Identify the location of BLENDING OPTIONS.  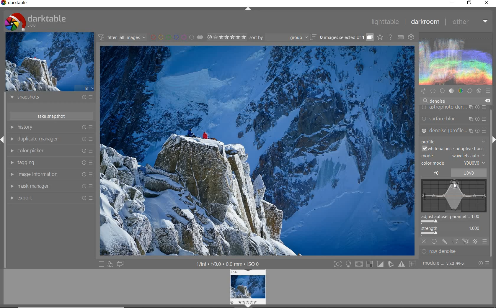
(485, 242).